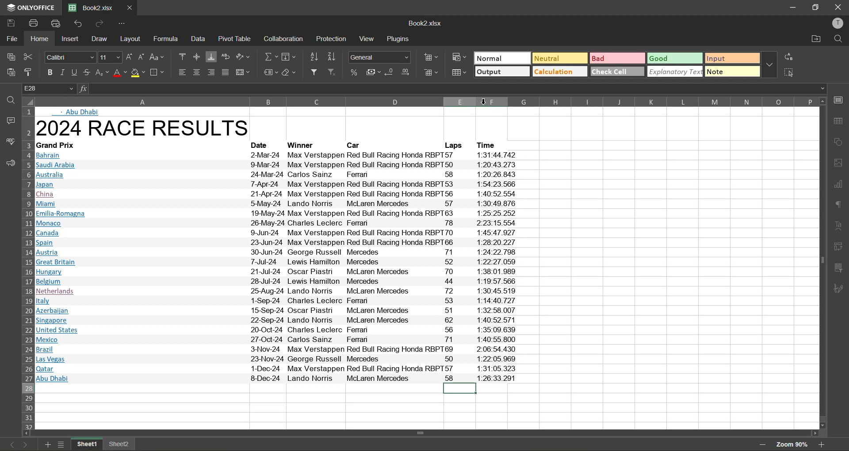  What do you see at coordinates (180, 56) in the screenshot?
I see `align top` at bounding box center [180, 56].